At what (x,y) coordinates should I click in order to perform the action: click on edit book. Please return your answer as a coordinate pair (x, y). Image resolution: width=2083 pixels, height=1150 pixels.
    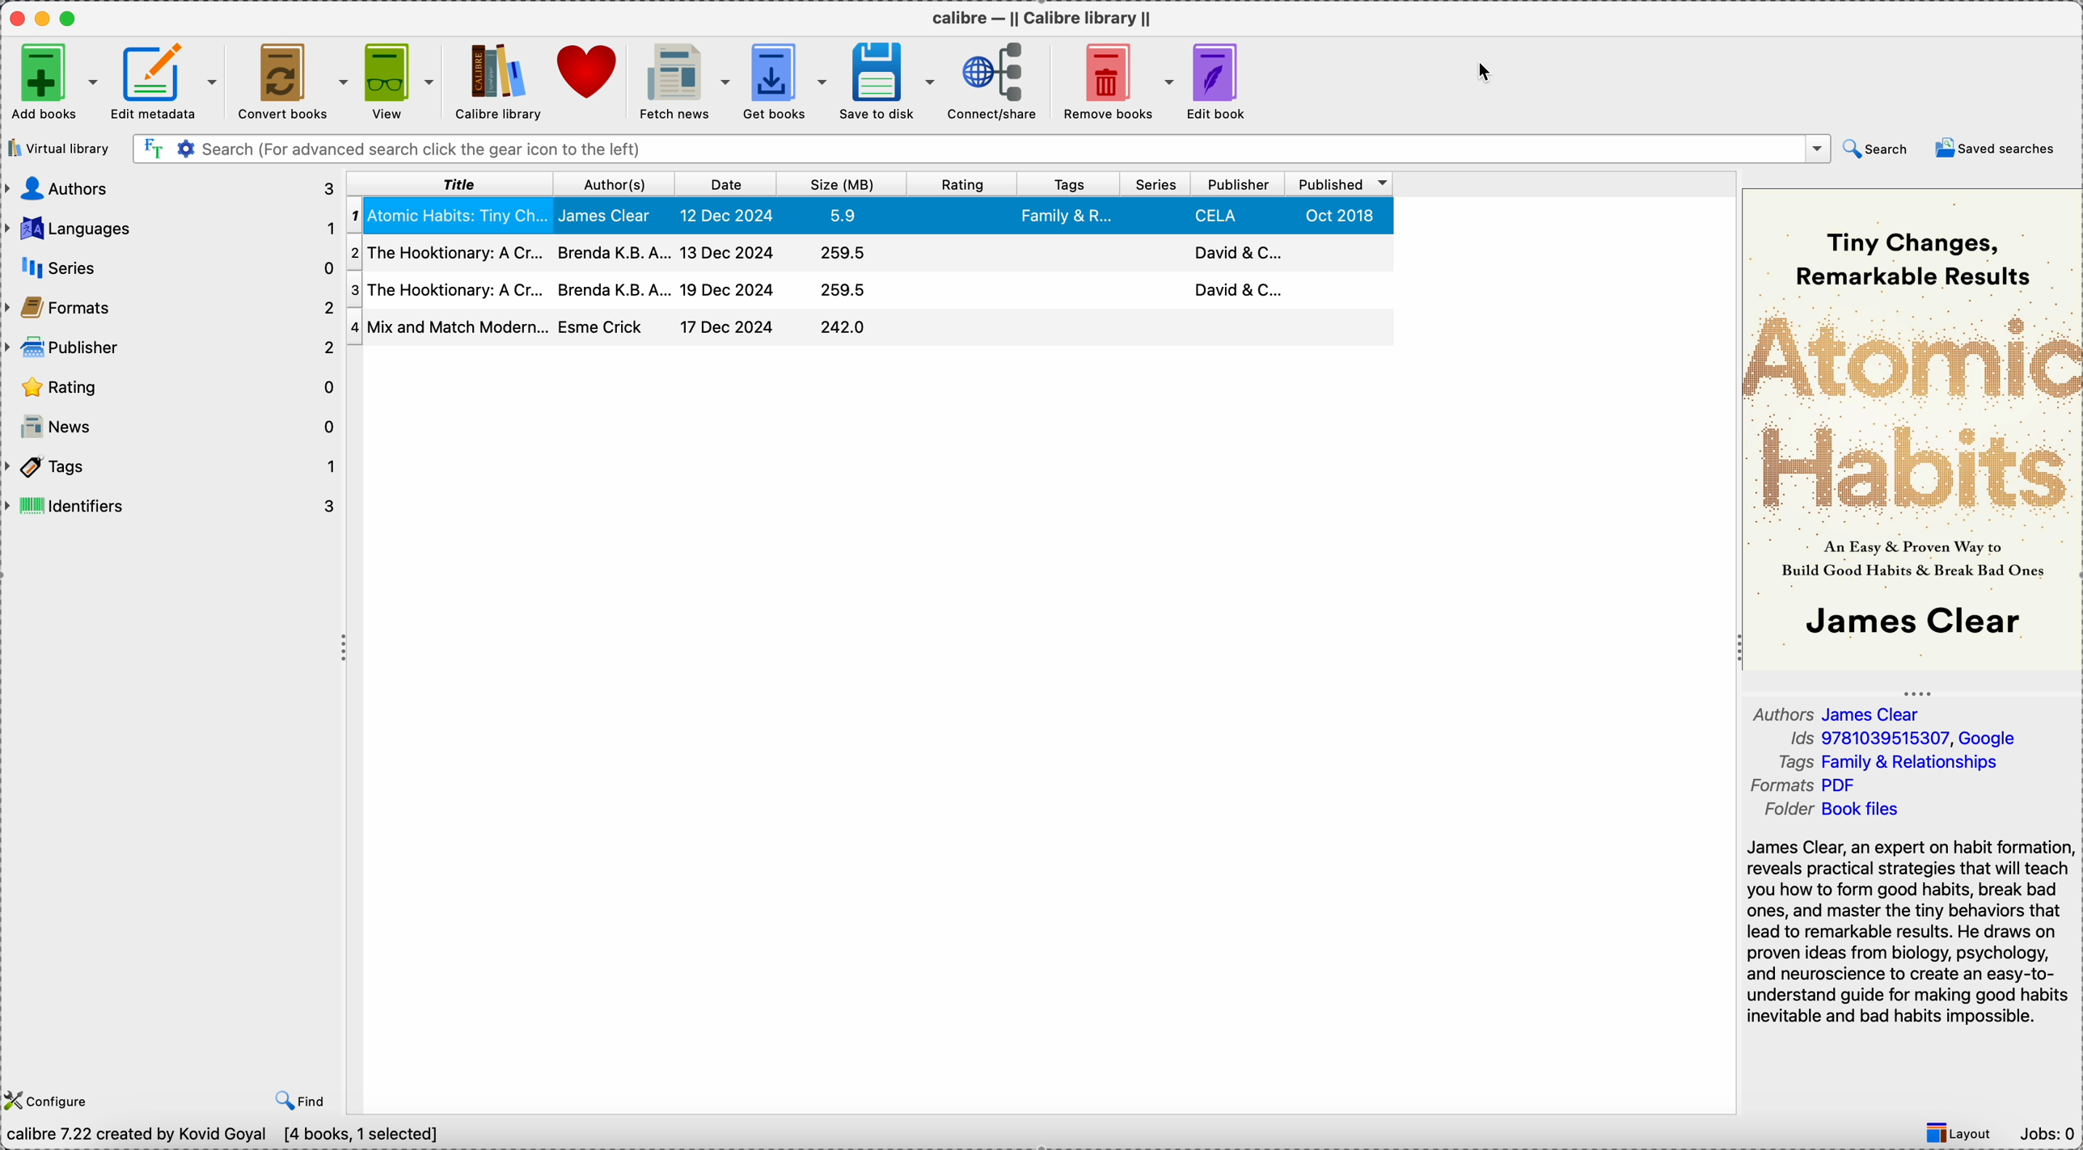
    Looking at the image, I should click on (1223, 82).